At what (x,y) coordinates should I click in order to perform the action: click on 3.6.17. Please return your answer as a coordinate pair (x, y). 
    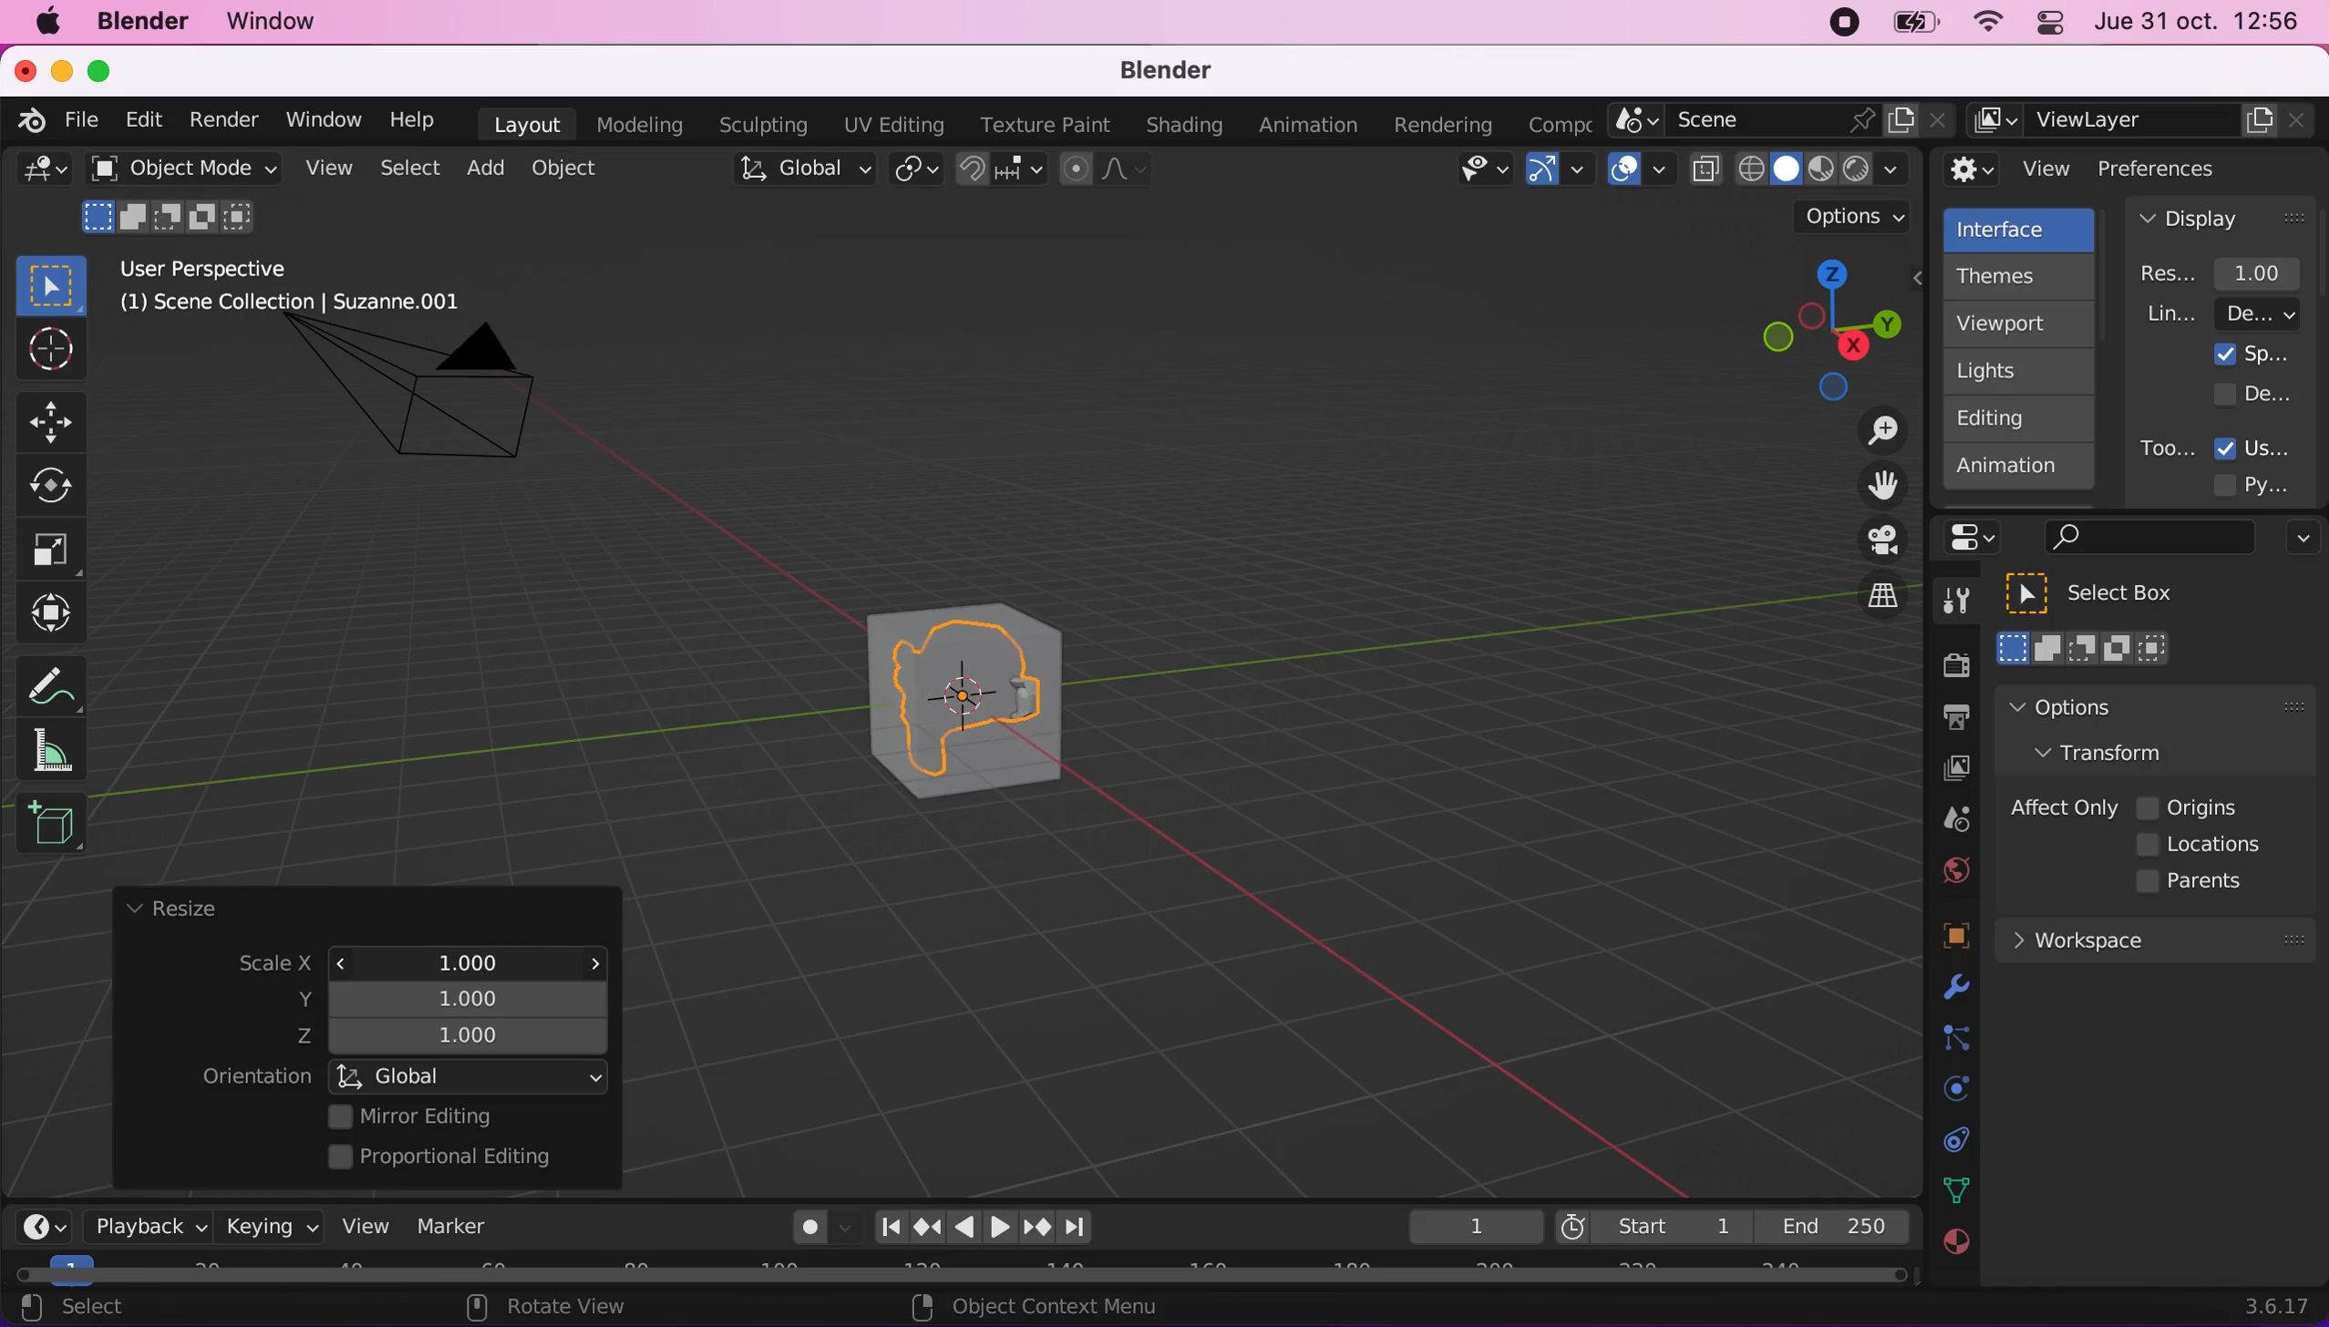
    Looking at the image, I should click on (2282, 1306).